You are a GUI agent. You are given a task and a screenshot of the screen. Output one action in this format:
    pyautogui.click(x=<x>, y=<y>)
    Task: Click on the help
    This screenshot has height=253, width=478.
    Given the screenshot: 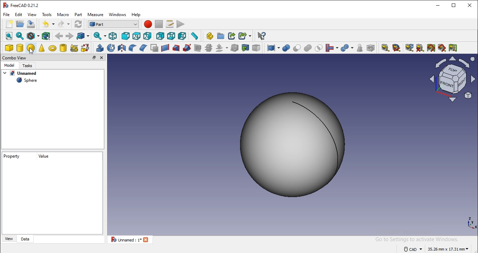 What is the action you would take?
    pyautogui.click(x=136, y=15)
    